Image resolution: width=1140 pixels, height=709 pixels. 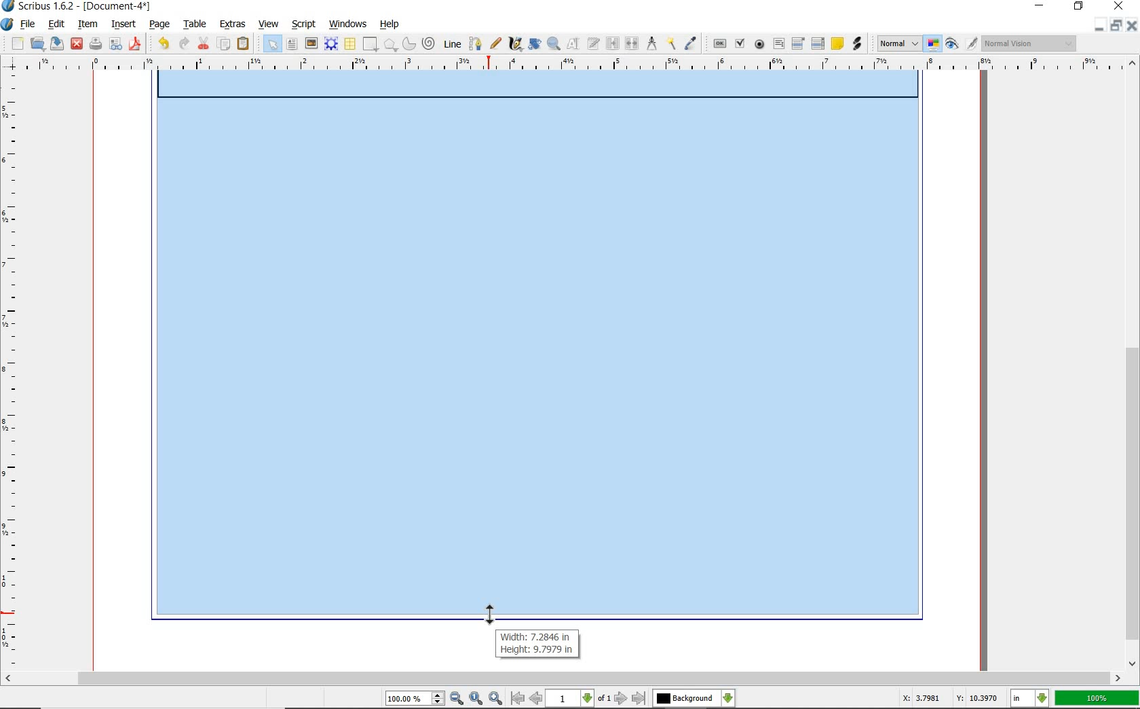 What do you see at coordinates (78, 7) in the screenshot?
I see `Scribus 1.6.2 - [Document-4*]` at bounding box center [78, 7].